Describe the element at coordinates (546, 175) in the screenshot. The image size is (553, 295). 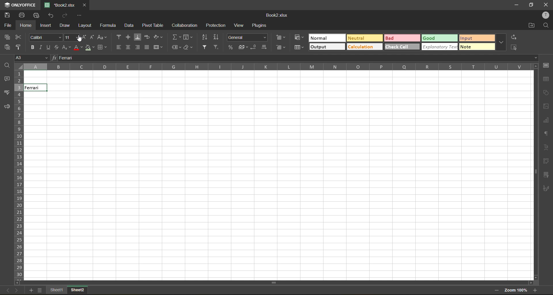
I see `slicer` at that location.